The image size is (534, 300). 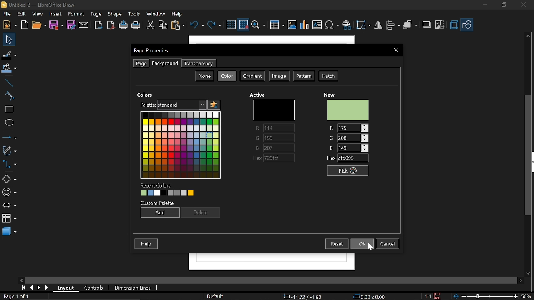 What do you see at coordinates (178, 14) in the screenshot?
I see `Help` at bounding box center [178, 14].